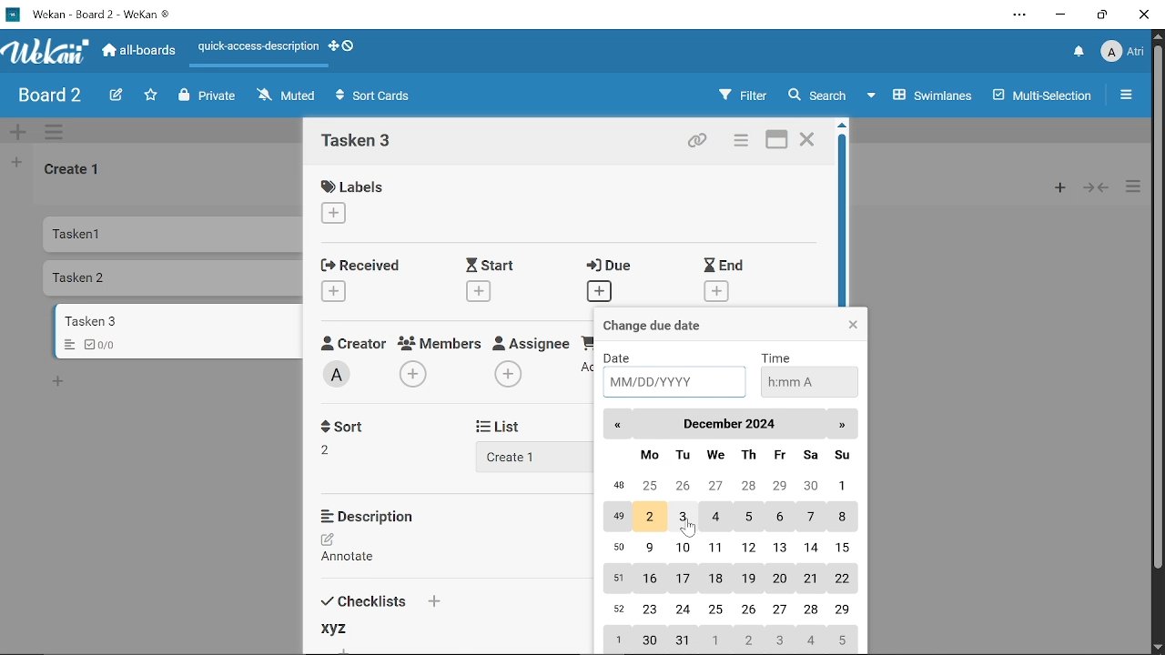 This screenshot has height=655, width=1165. What do you see at coordinates (689, 531) in the screenshot?
I see `cursor` at bounding box center [689, 531].